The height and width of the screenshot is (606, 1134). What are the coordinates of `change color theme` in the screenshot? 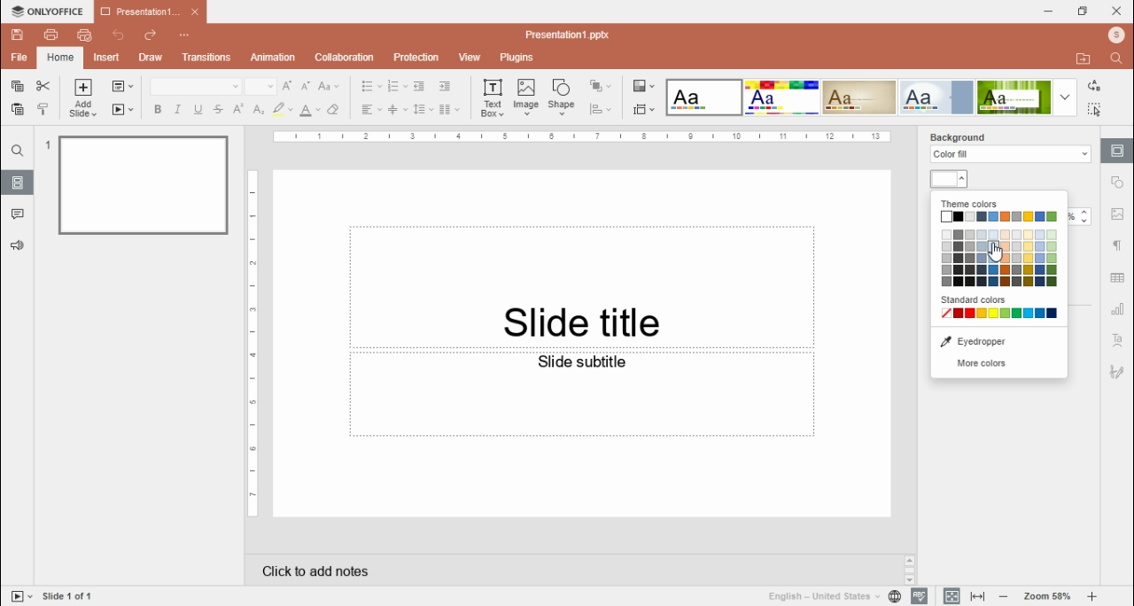 It's located at (643, 86).